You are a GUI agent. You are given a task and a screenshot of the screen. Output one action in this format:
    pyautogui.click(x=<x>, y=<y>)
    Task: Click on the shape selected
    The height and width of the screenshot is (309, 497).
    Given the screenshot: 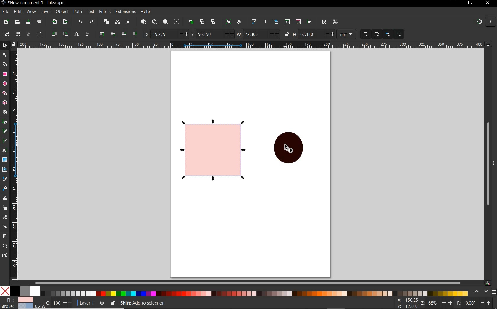 What is the action you would take?
    pyautogui.click(x=215, y=150)
    